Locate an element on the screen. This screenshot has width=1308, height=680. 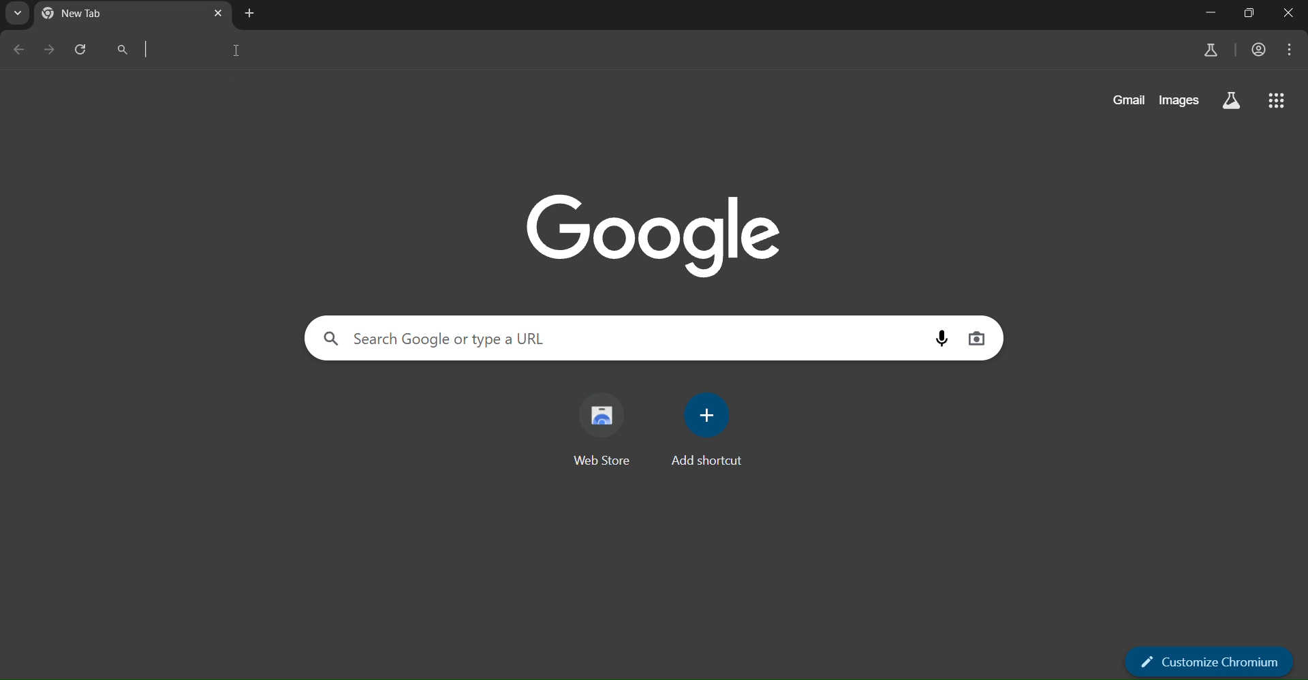
web store is located at coordinates (604, 429).